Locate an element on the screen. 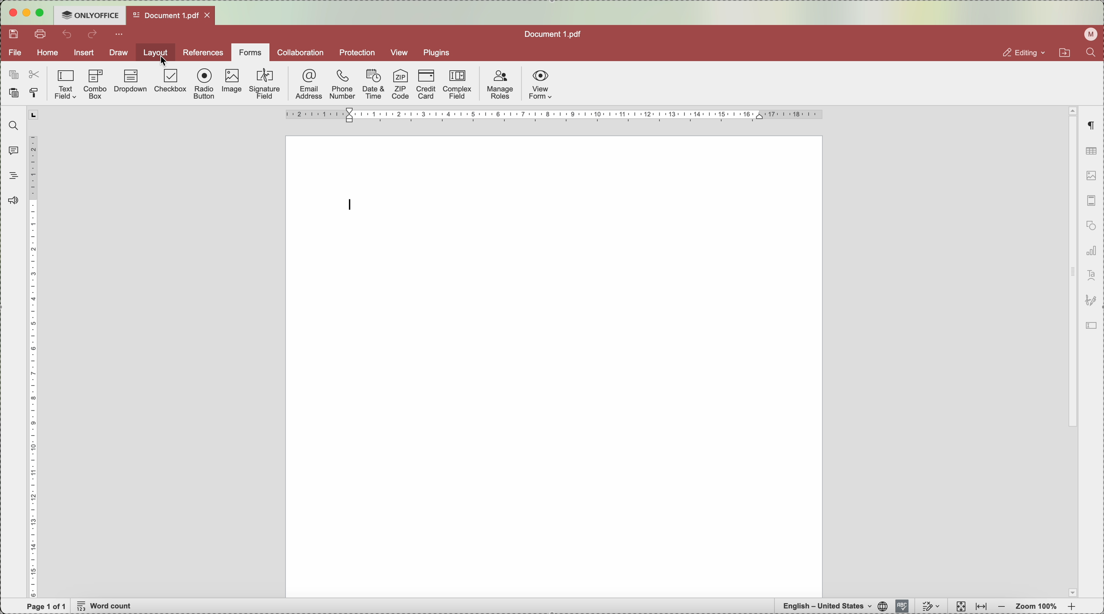  image settings is located at coordinates (1091, 177).